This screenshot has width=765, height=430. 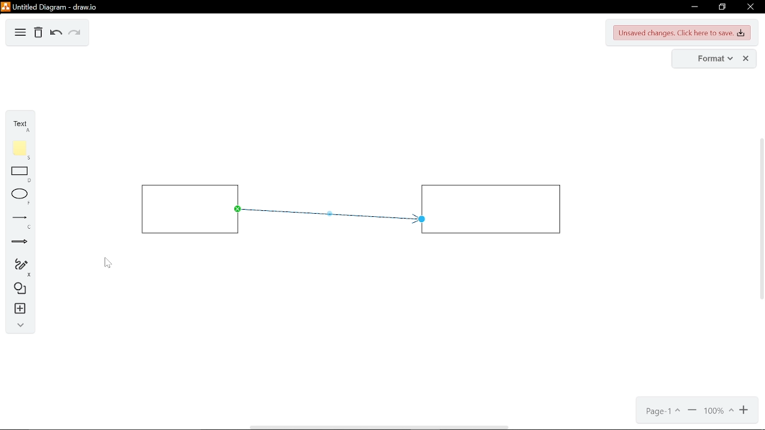 What do you see at coordinates (760, 219) in the screenshot?
I see `vertical scrollbar` at bounding box center [760, 219].